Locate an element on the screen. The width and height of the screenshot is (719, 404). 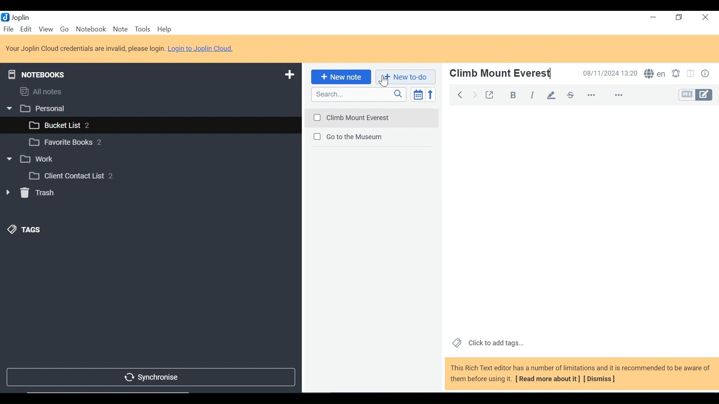
Set alarm is located at coordinates (677, 74).